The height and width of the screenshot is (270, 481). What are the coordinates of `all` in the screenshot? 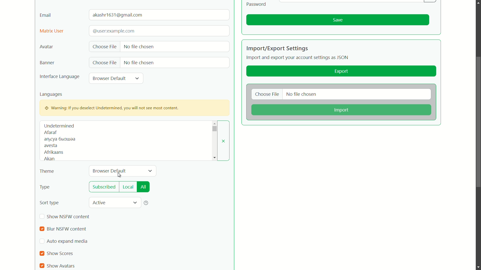 It's located at (143, 187).